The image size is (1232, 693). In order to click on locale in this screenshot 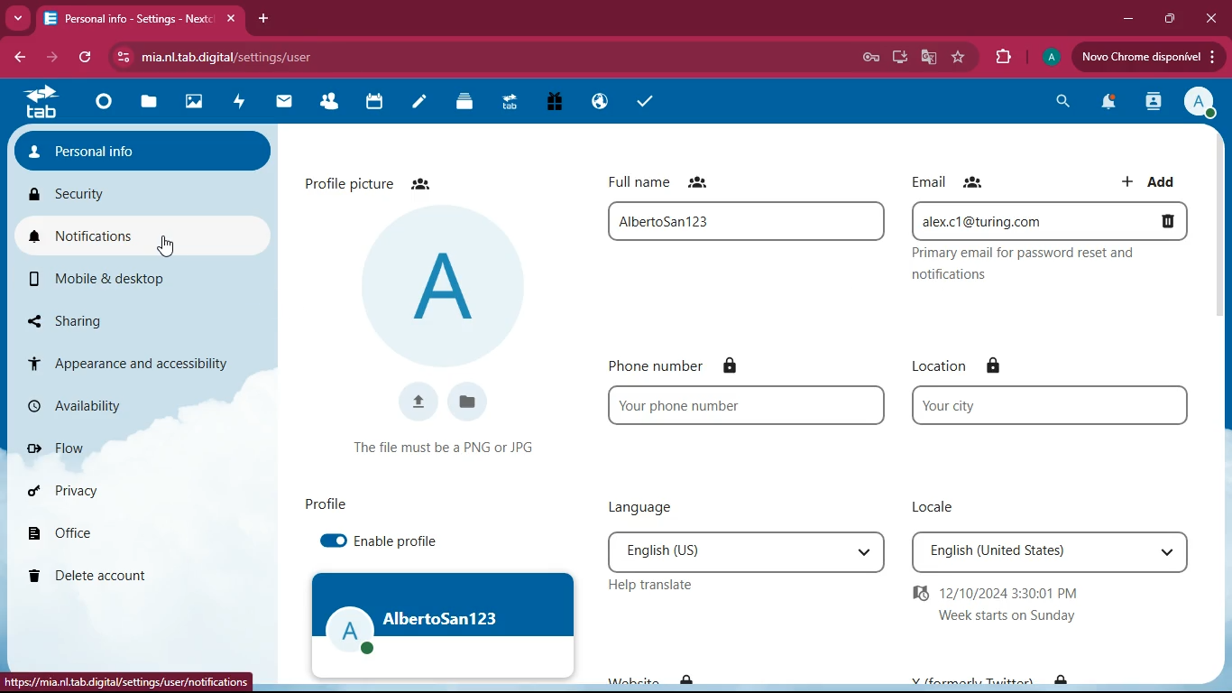, I will do `click(940, 510)`.